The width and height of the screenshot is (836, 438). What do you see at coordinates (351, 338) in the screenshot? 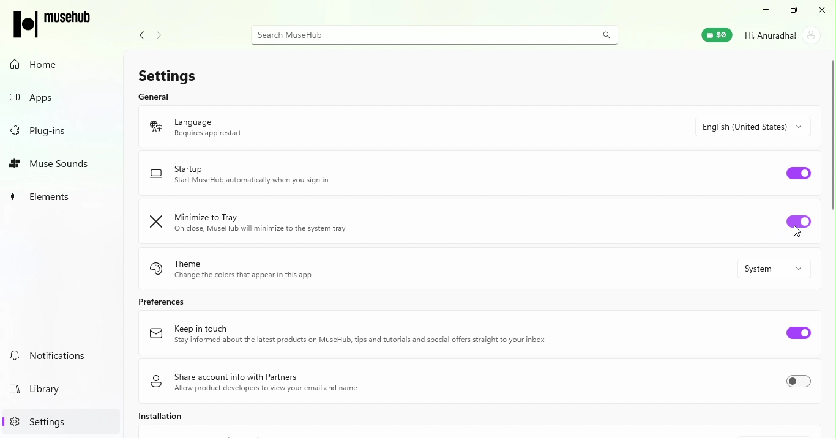
I see `Keep in touch` at bounding box center [351, 338].